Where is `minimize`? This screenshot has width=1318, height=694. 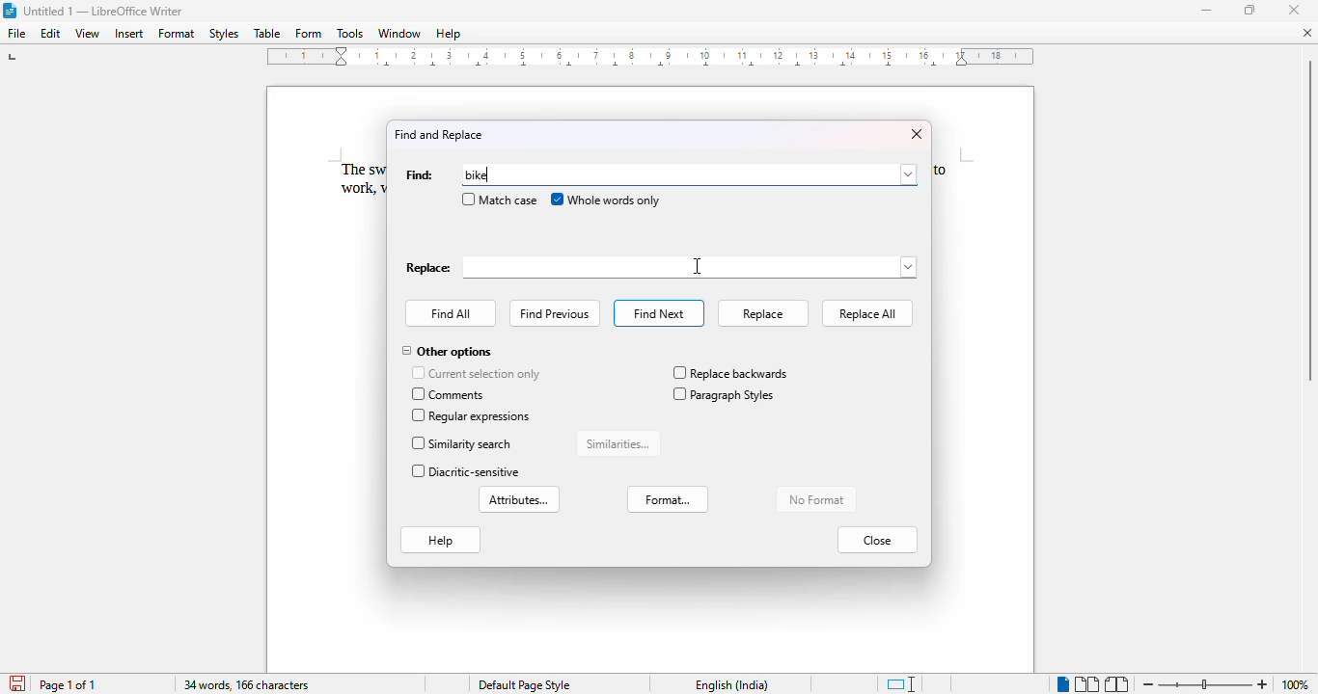 minimize is located at coordinates (1207, 10).